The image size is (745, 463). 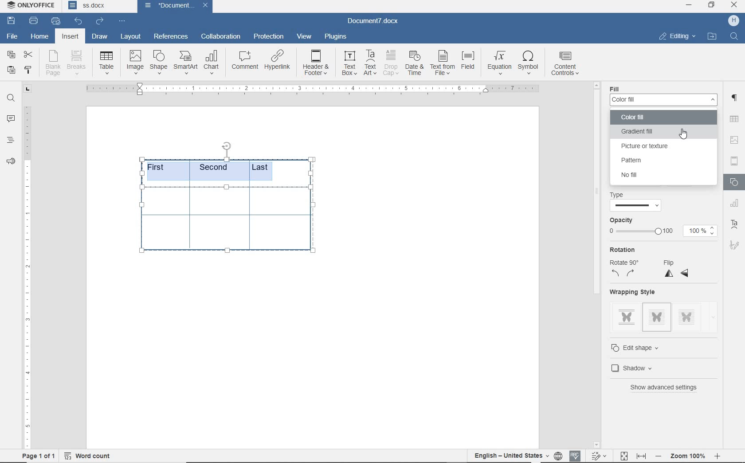 What do you see at coordinates (136, 63) in the screenshot?
I see `image` at bounding box center [136, 63].